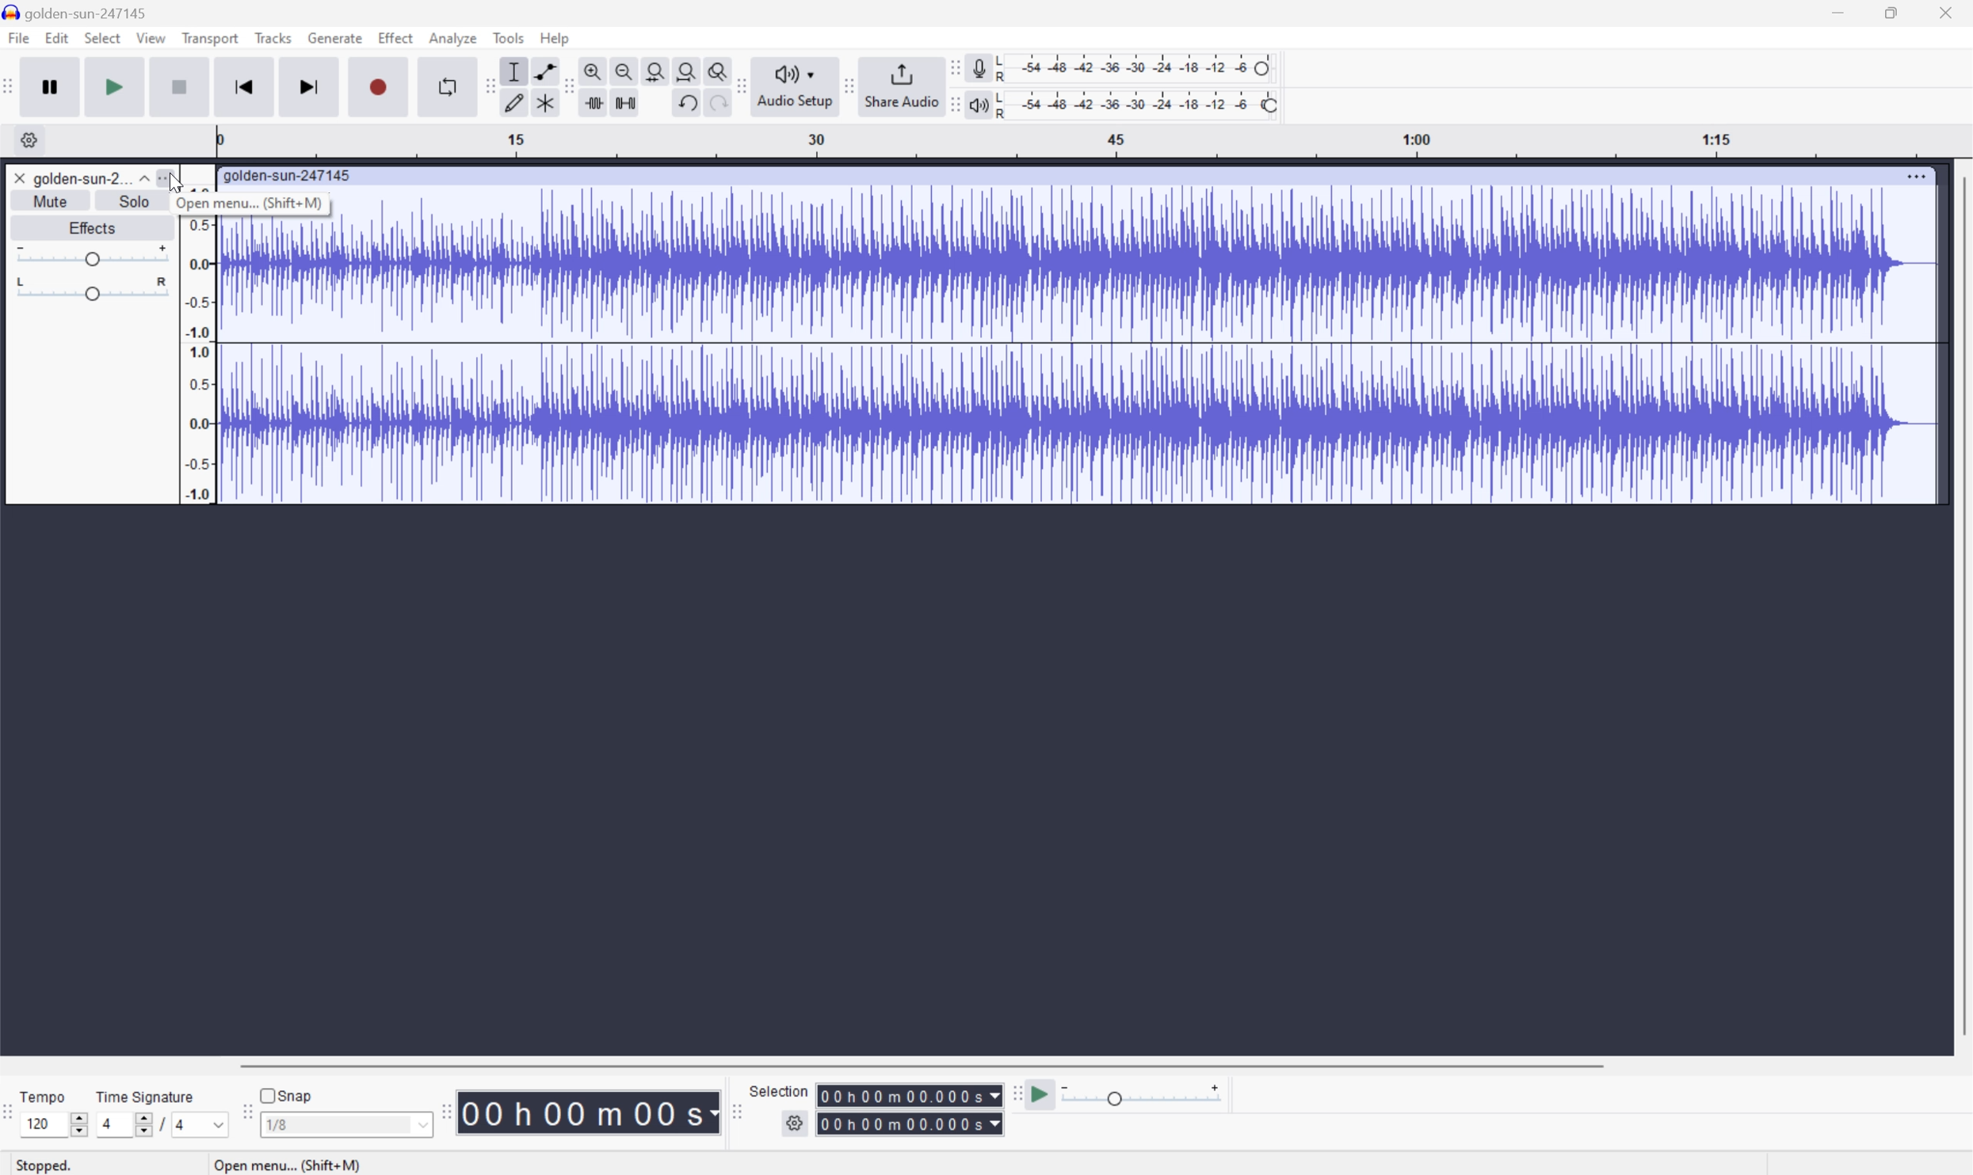 The height and width of the screenshot is (1175, 1973). Describe the element at coordinates (1137, 66) in the screenshot. I see `Recording level: 62%` at that location.